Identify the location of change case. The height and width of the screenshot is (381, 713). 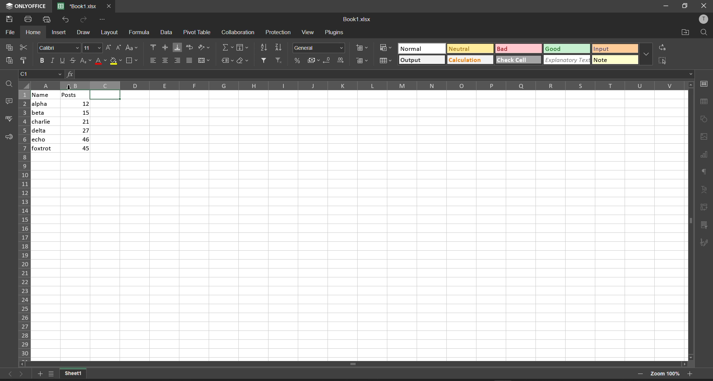
(132, 48).